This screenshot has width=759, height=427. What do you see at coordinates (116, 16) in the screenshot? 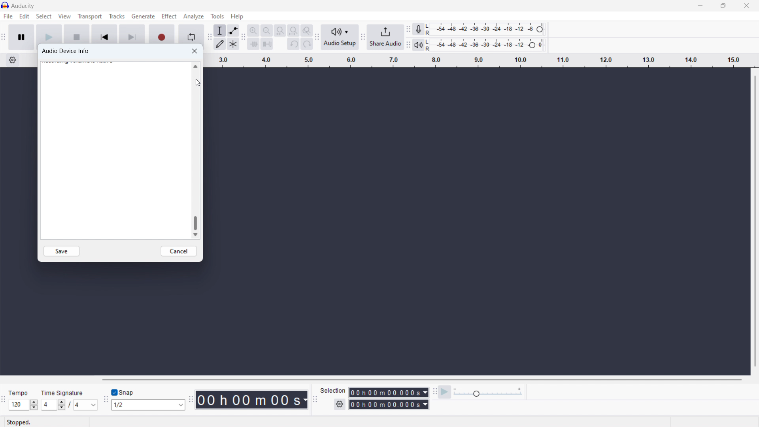
I see `tracks` at bounding box center [116, 16].